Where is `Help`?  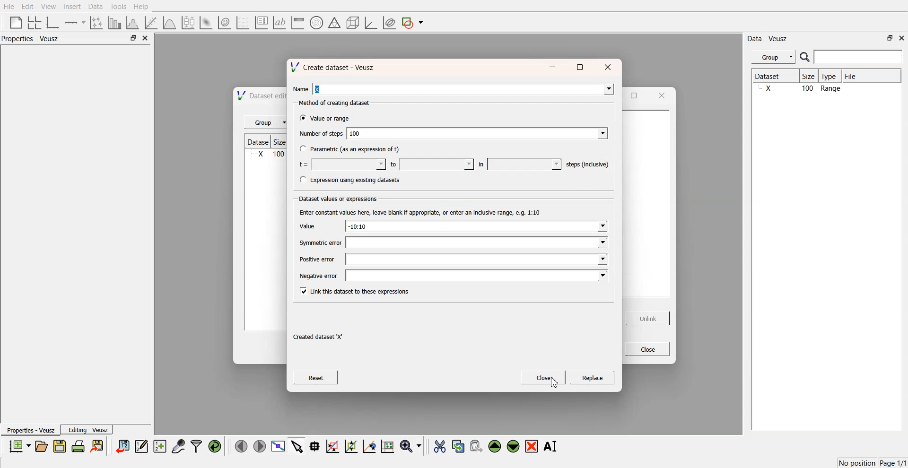 Help is located at coordinates (144, 8).